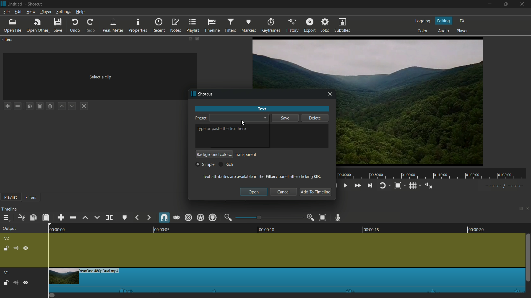 Image resolution: width=531 pixels, height=298 pixels. Describe the element at coordinates (292, 26) in the screenshot. I see `history` at that location.